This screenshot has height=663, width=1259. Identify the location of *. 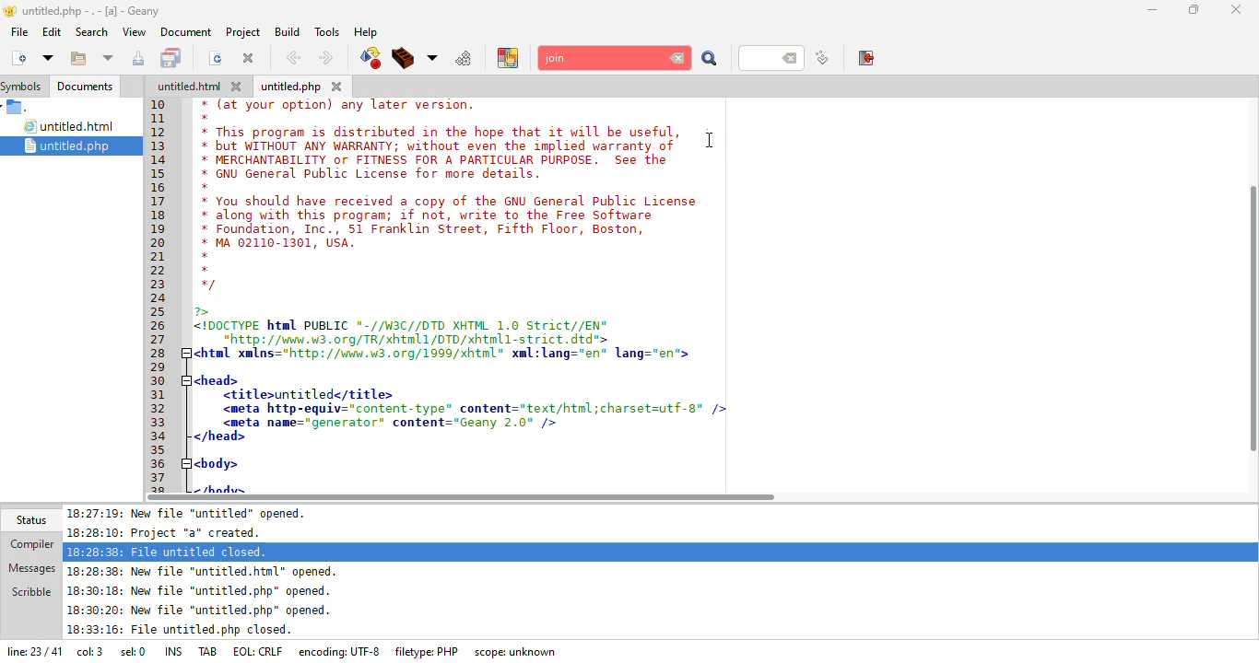
(206, 187).